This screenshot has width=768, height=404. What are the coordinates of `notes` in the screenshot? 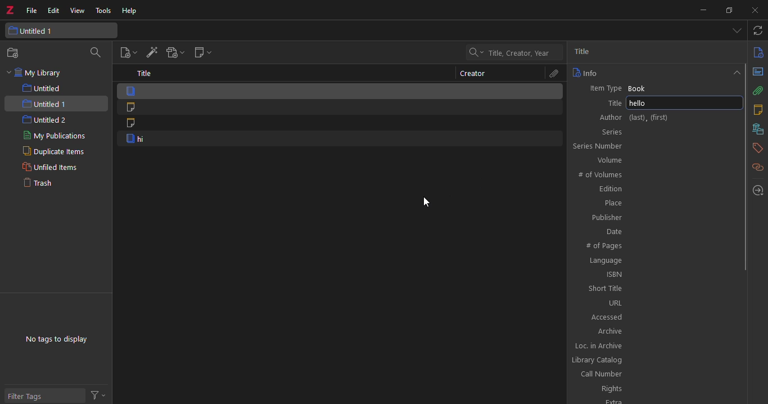 It's located at (757, 110).